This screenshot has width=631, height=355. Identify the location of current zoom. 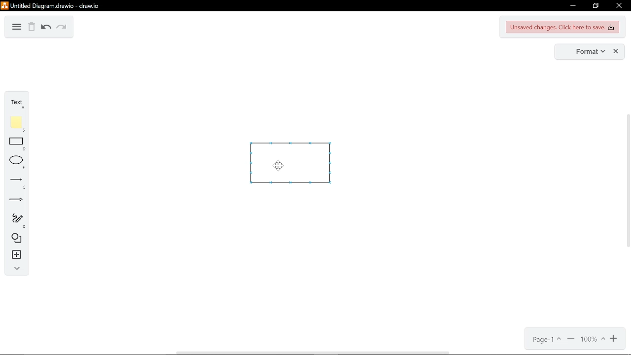
(592, 339).